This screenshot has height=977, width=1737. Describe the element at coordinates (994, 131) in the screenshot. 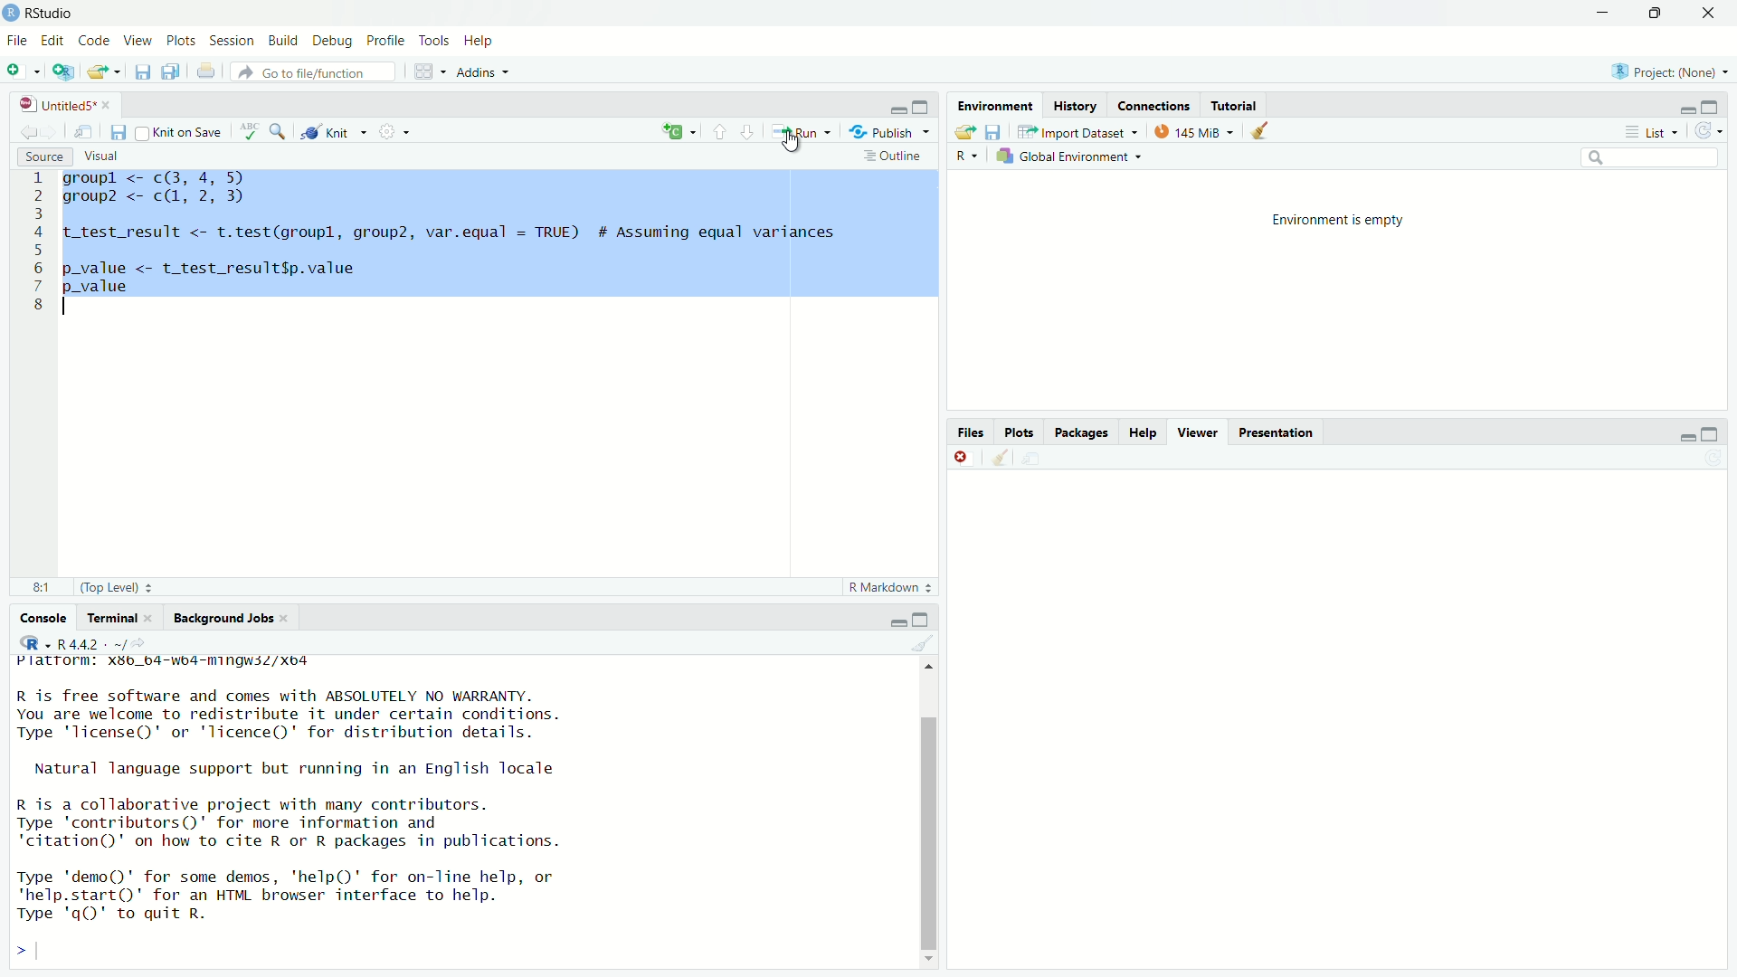

I see `save workspace as` at that location.